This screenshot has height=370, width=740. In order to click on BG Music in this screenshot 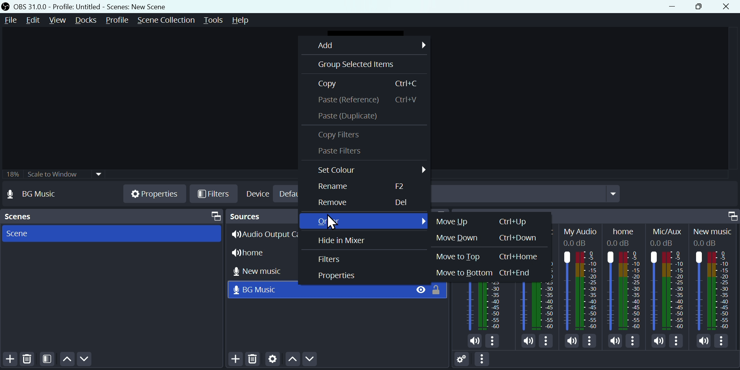, I will do `click(40, 194)`.